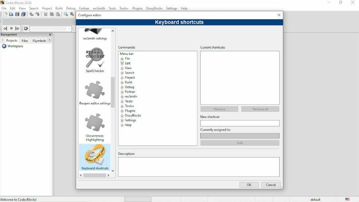 The height and width of the screenshot is (202, 359). I want to click on Cut, so click(45, 14).